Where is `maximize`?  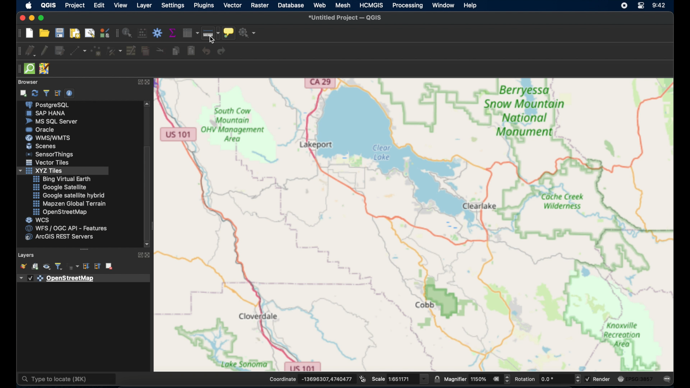
maximize is located at coordinates (42, 18).